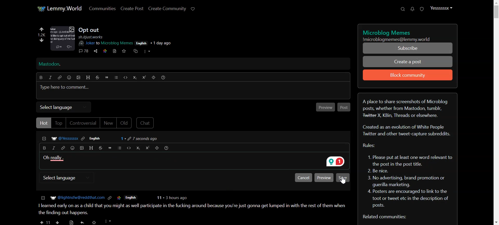 Image resolution: width=499 pixels, height=225 pixels. Describe the element at coordinates (83, 221) in the screenshot. I see `share` at that location.